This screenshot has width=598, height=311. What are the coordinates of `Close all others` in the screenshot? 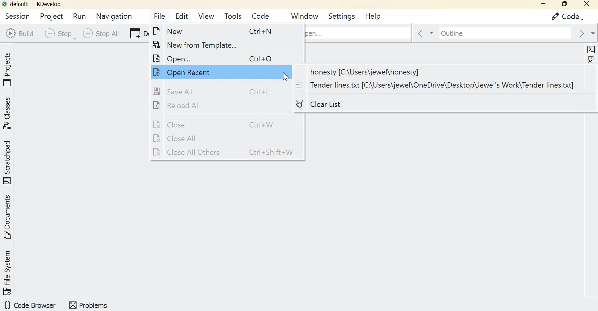 It's located at (226, 153).